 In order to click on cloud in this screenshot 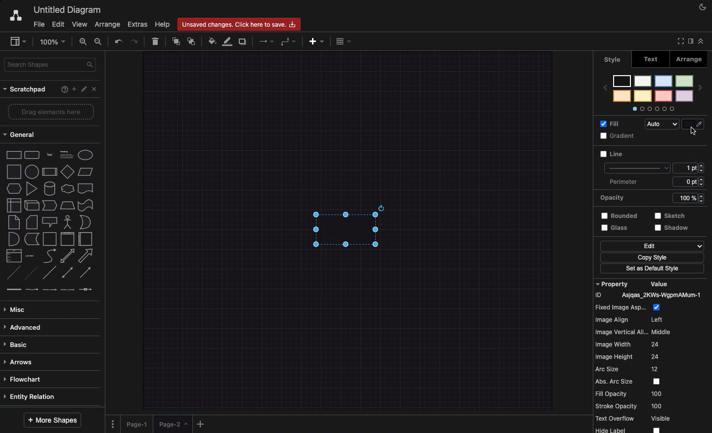, I will do `click(67, 188)`.